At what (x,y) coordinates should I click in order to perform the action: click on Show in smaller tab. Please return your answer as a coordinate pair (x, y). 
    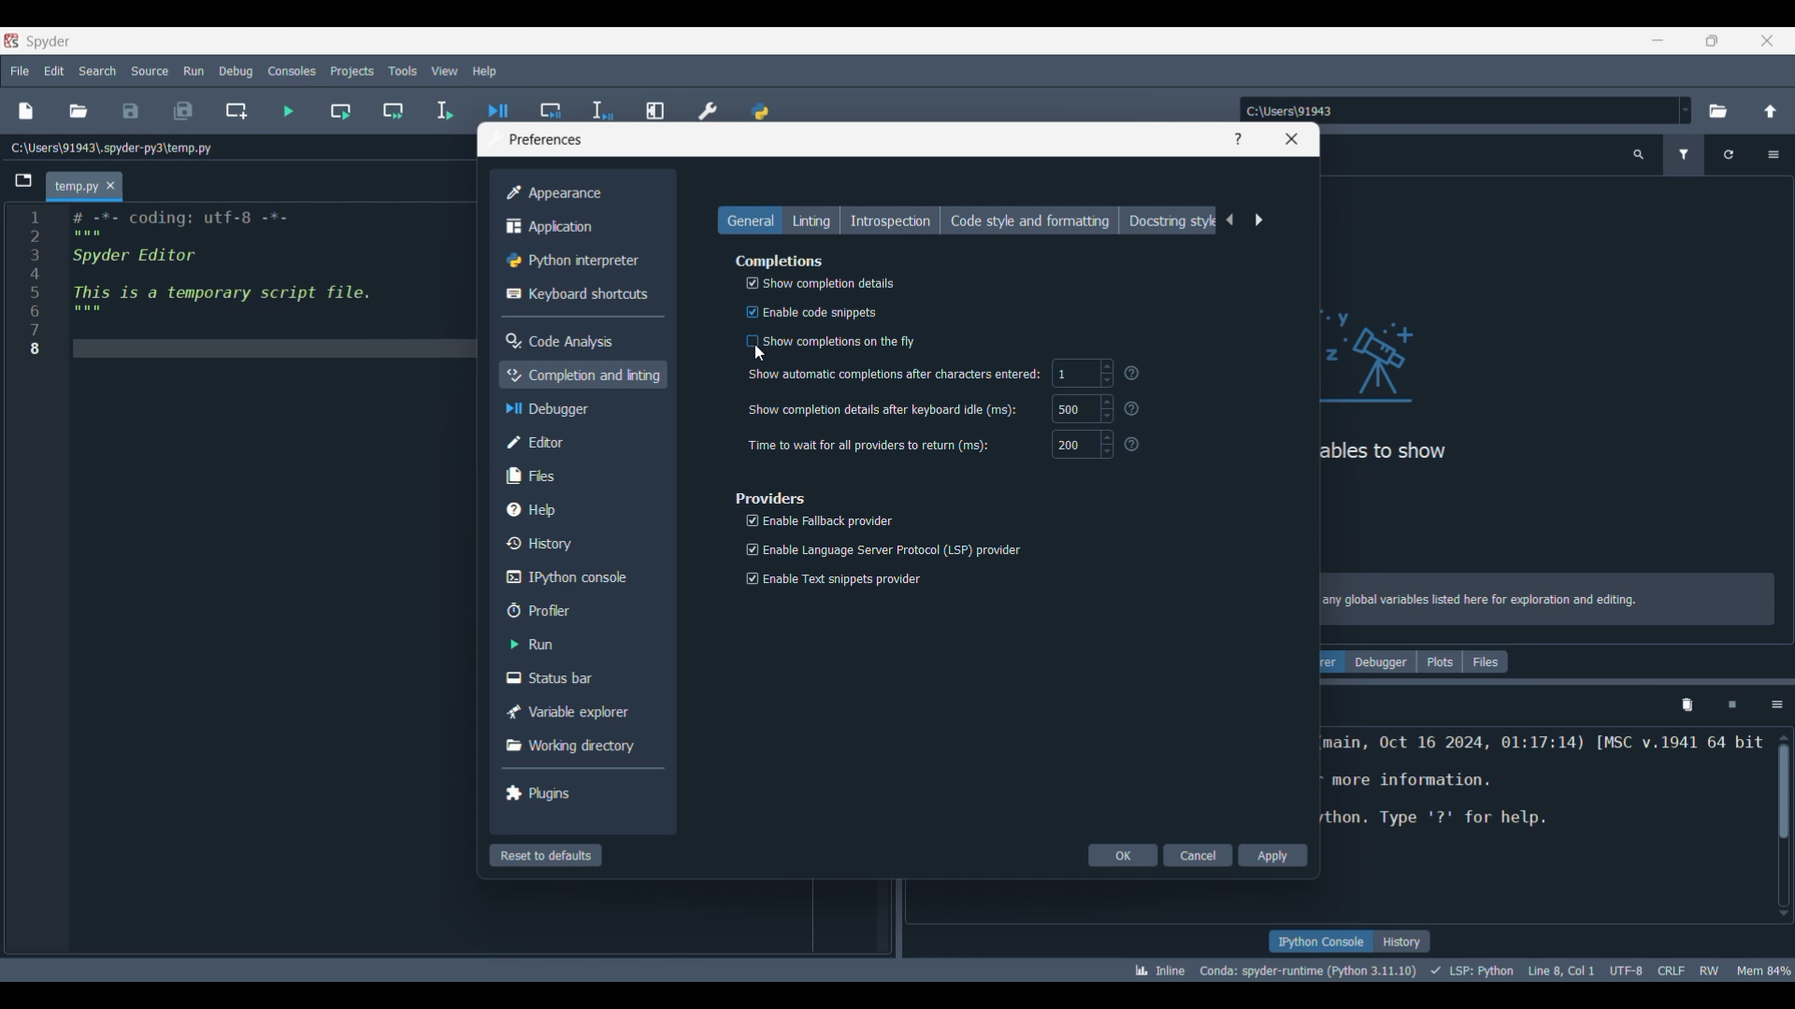
    Looking at the image, I should click on (1712, 41).